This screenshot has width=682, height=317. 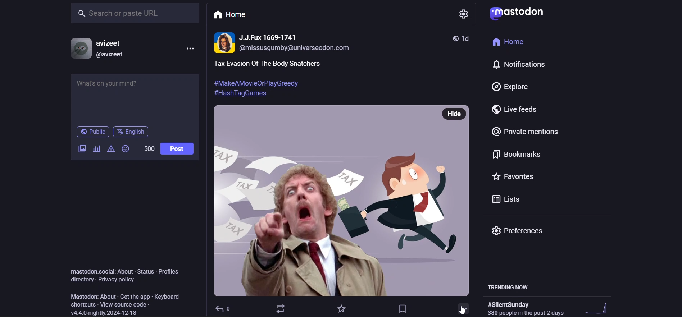 What do you see at coordinates (338, 212) in the screenshot?
I see `image` at bounding box center [338, 212].